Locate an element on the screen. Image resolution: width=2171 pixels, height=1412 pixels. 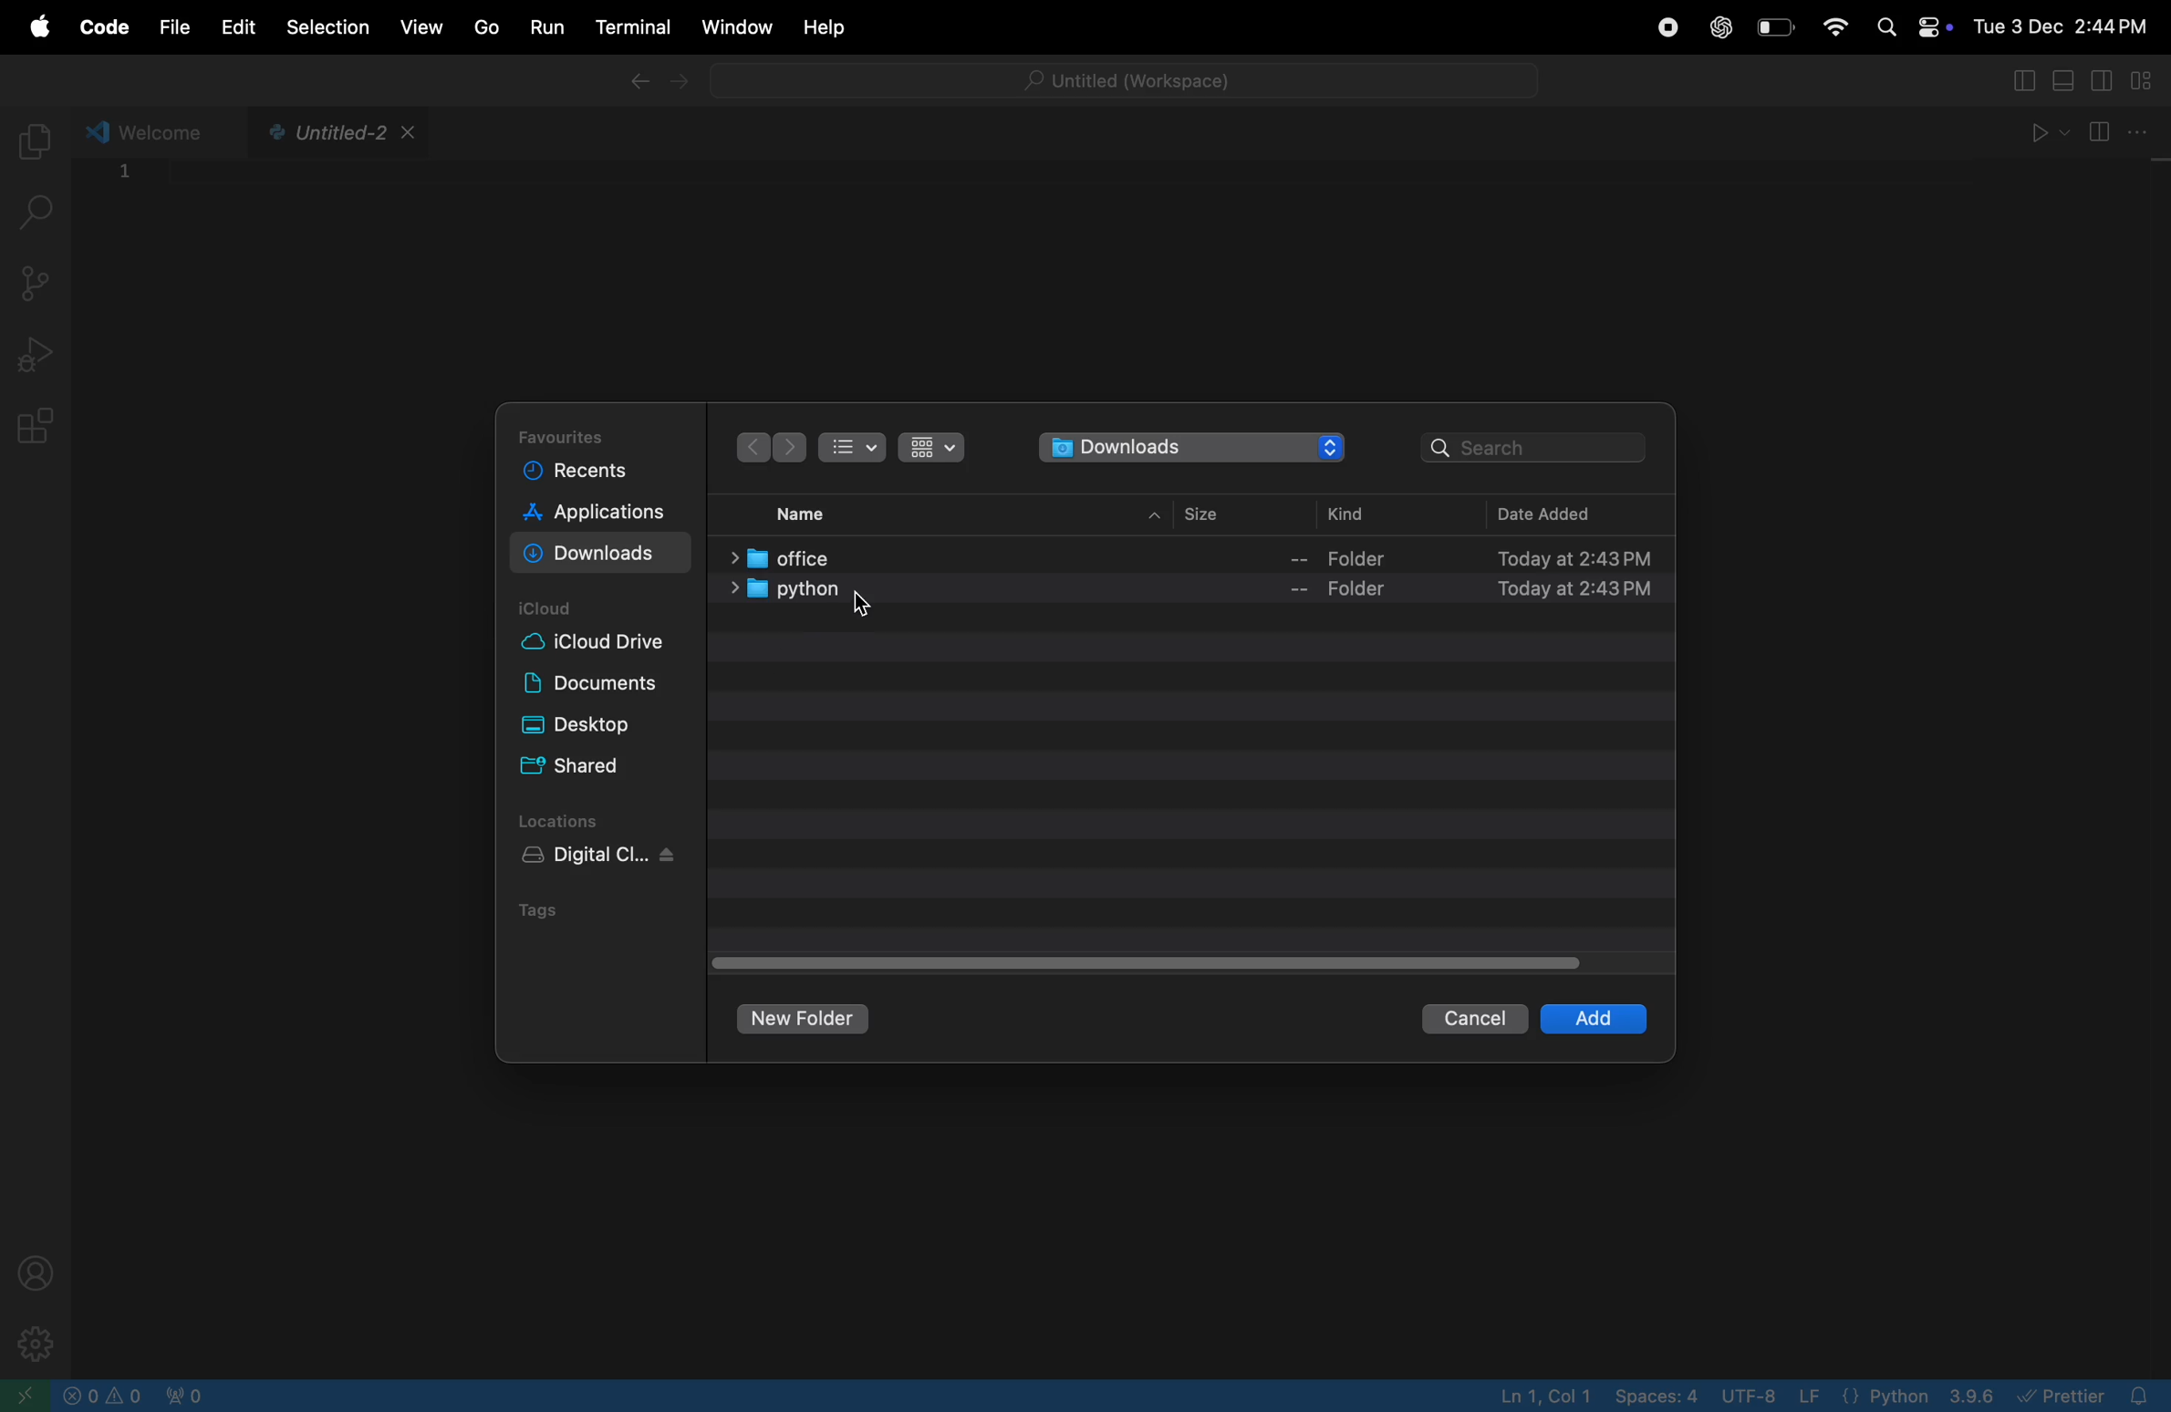
selection is located at coordinates (328, 27).